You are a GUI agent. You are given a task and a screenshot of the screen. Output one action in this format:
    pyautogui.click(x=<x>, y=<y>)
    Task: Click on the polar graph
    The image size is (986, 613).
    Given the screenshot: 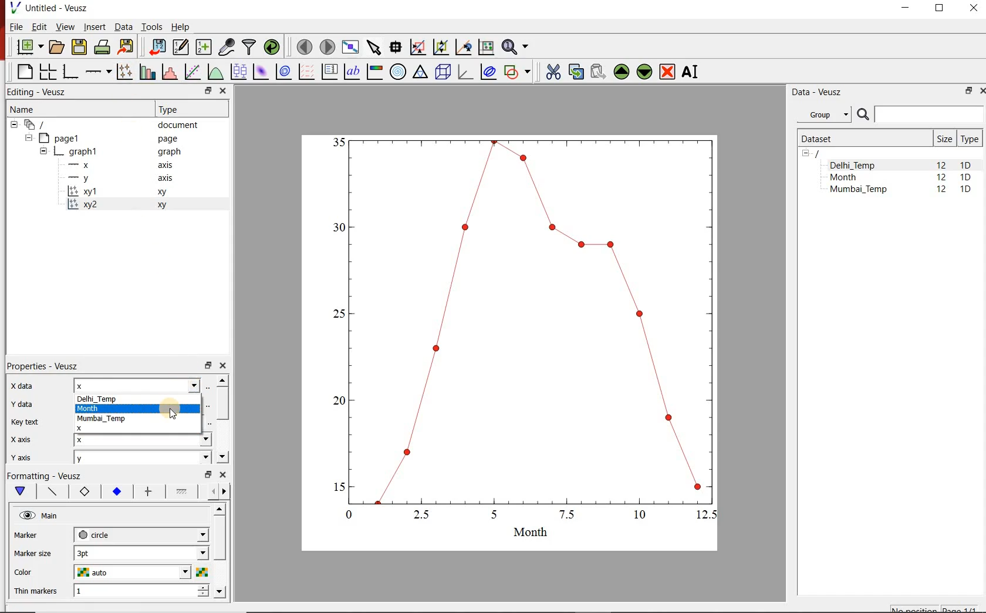 What is the action you would take?
    pyautogui.click(x=399, y=73)
    